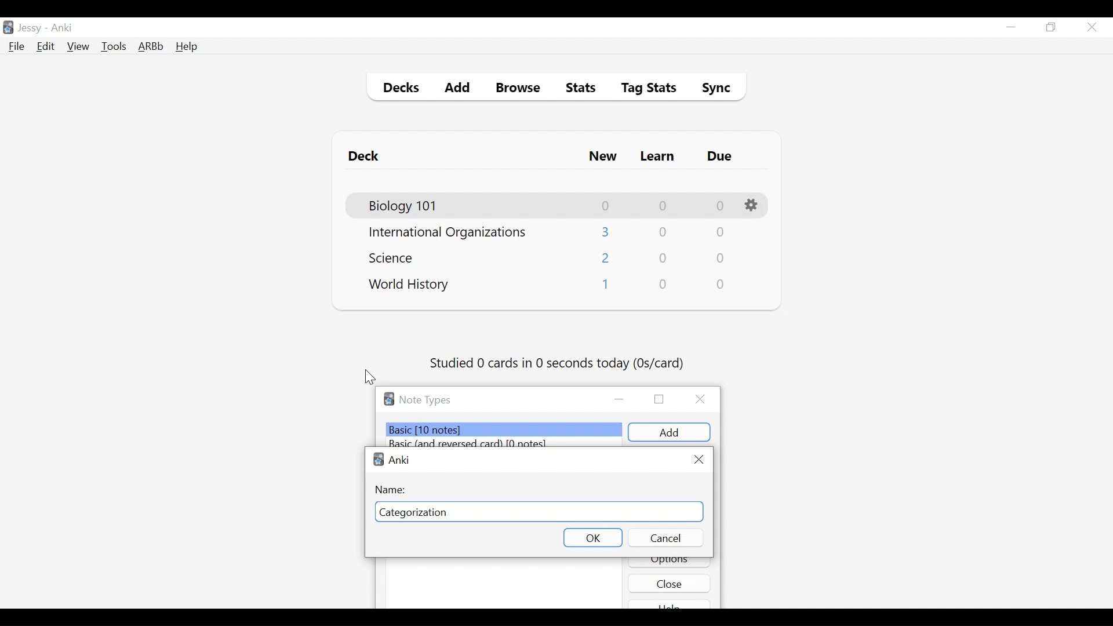  I want to click on Learn Card Count, so click(662, 232).